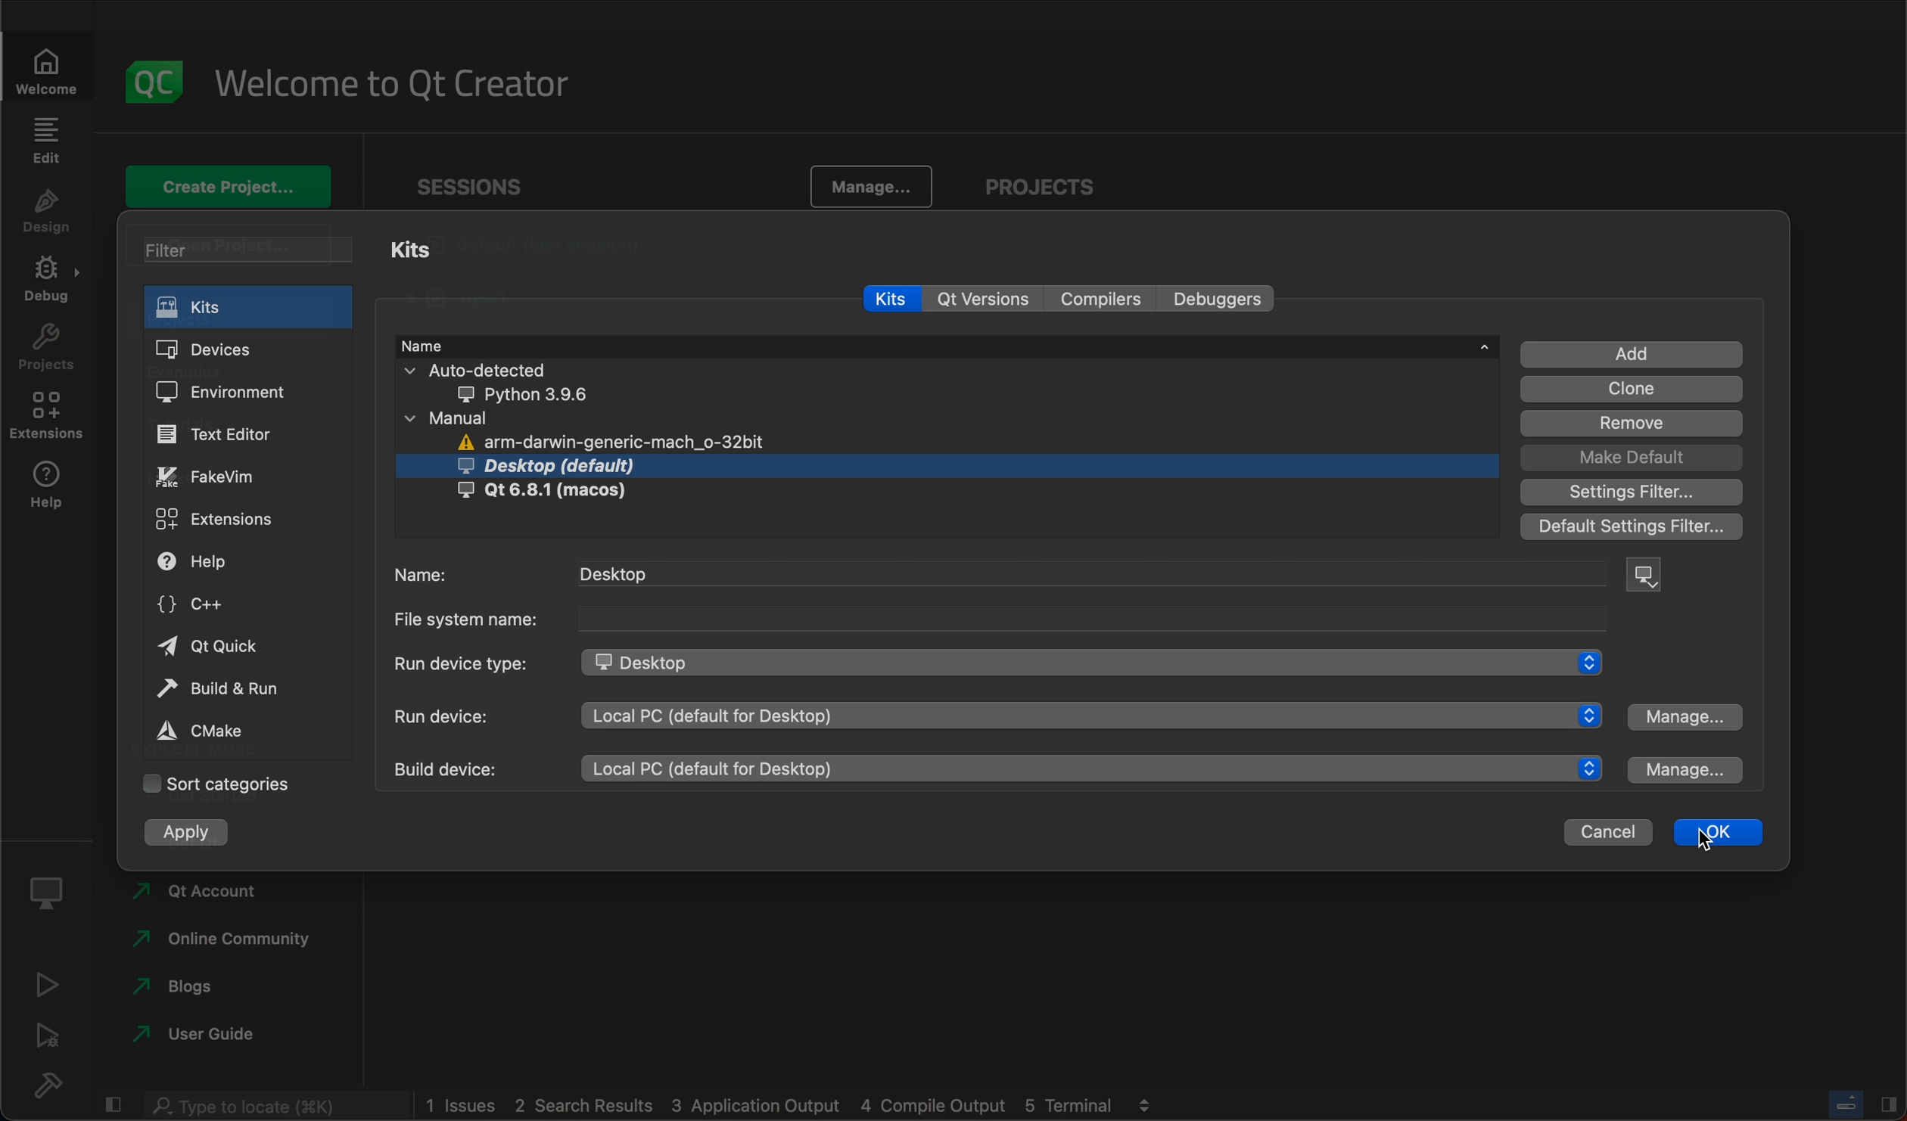  I want to click on design, so click(48, 214).